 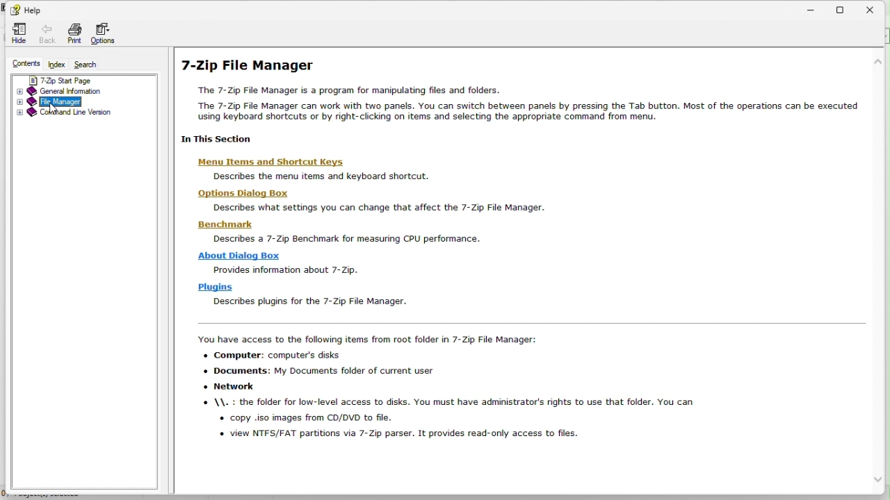 I want to click on Minimize, so click(x=815, y=7).